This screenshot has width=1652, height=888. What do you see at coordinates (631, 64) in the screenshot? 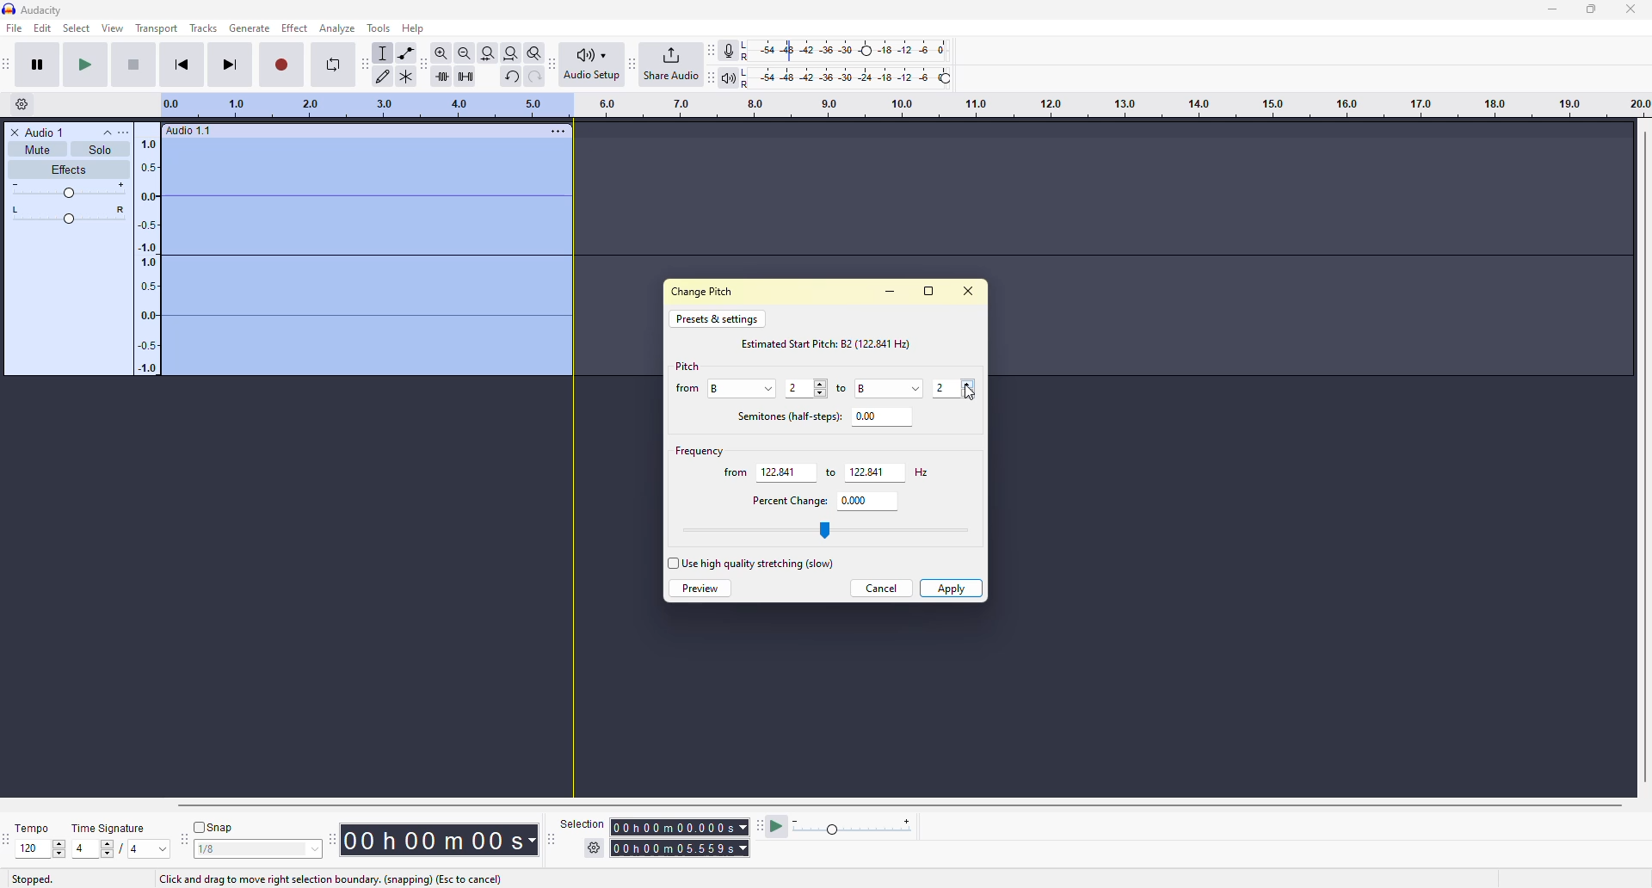
I see `share audio toolbar` at bounding box center [631, 64].